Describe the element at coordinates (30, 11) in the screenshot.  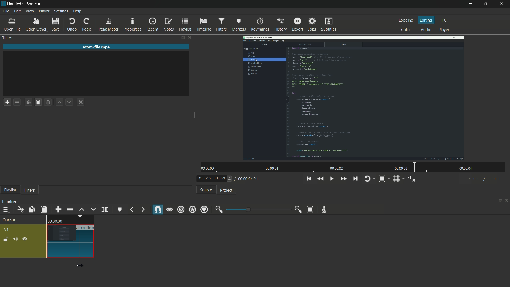
I see `view menu` at that location.